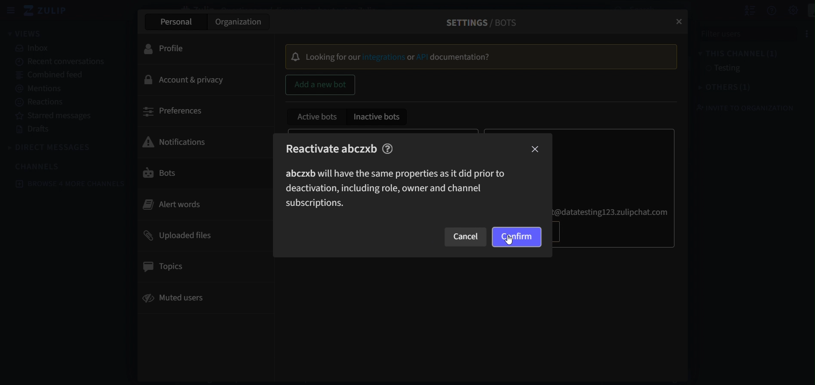 The image size is (815, 385). Describe the element at coordinates (741, 9) in the screenshot. I see `hide user list` at that location.